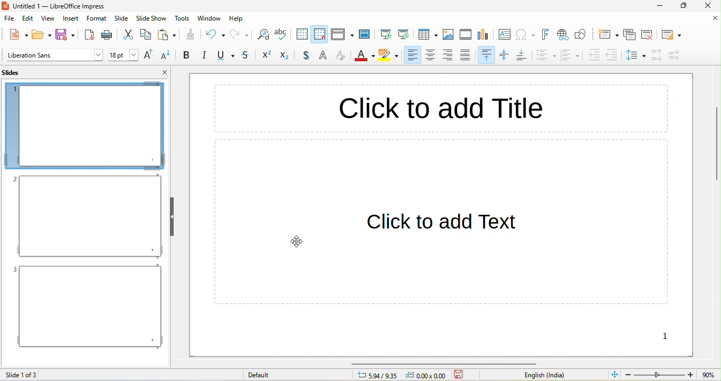 The width and height of the screenshot is (721, 381). Describe the element at coordinates (10, 20) in the screenshot. I see `file` at that location.